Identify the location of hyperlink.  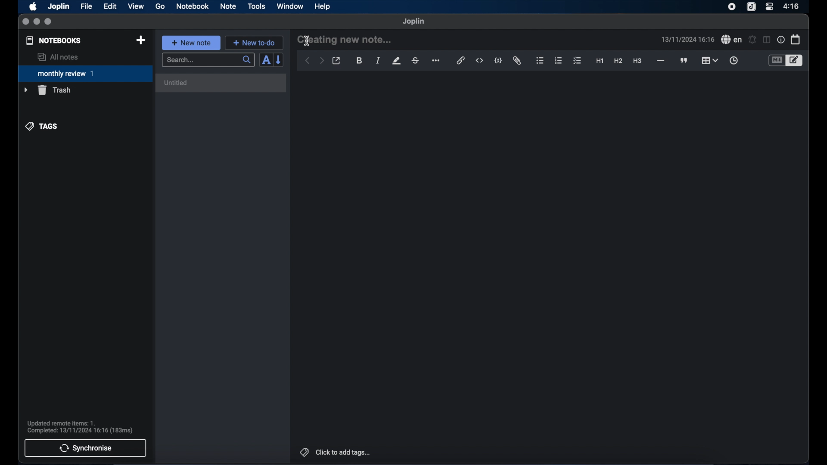
(461, 60).